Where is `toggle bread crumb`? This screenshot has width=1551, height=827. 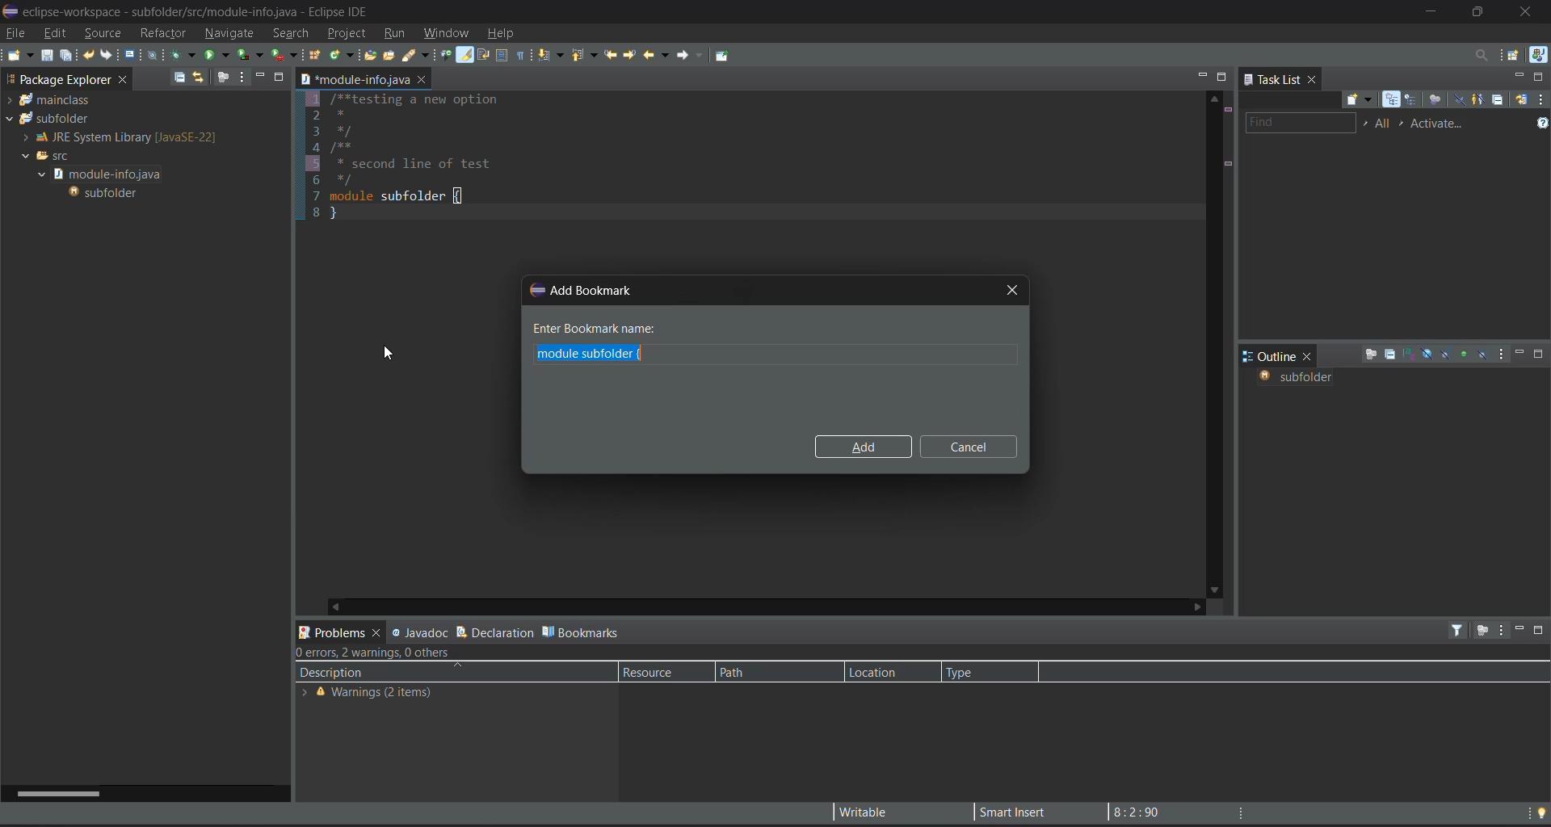
toggle bread crumb is located at coordinates (448, 56).